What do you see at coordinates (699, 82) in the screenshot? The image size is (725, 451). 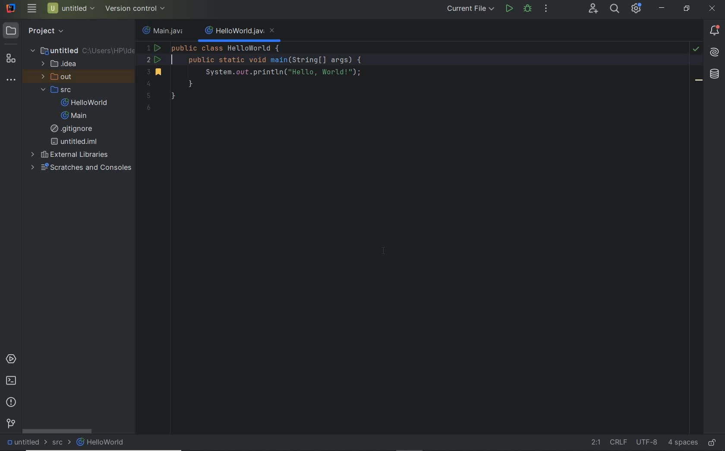 I see `bookmark` at bounding box center [699, 82].